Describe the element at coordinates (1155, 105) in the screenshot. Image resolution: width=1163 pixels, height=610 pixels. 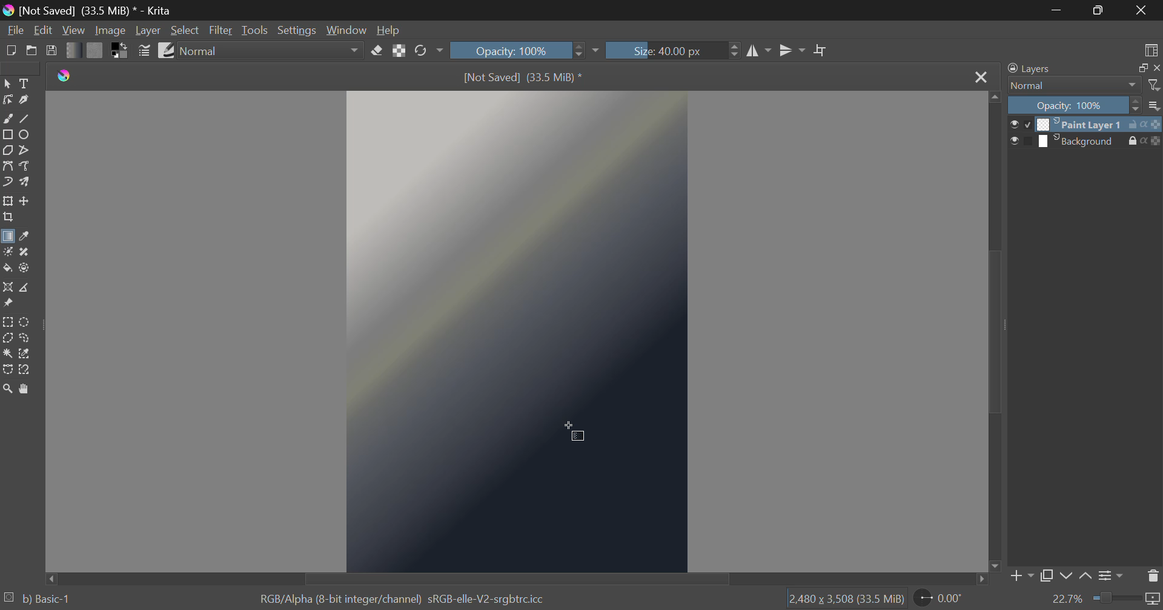
I see `more options` at that location.